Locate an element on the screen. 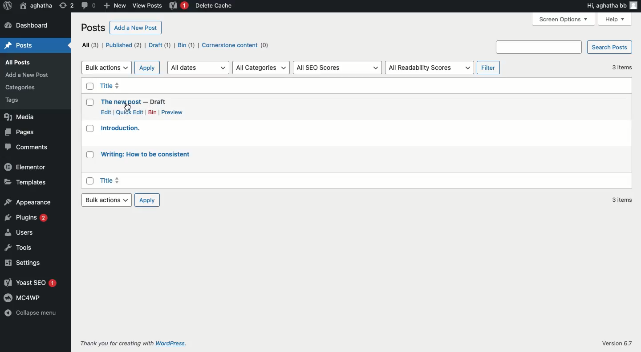  Introduction. is located at coordinates (120, 127).